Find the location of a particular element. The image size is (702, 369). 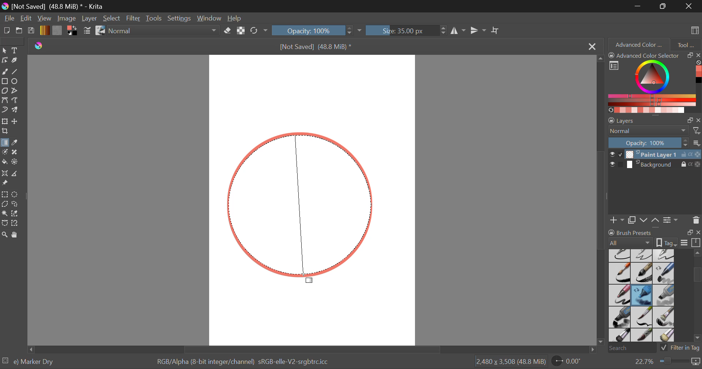

Brush Presets Docket Tab is located at coordinates (654, 236).